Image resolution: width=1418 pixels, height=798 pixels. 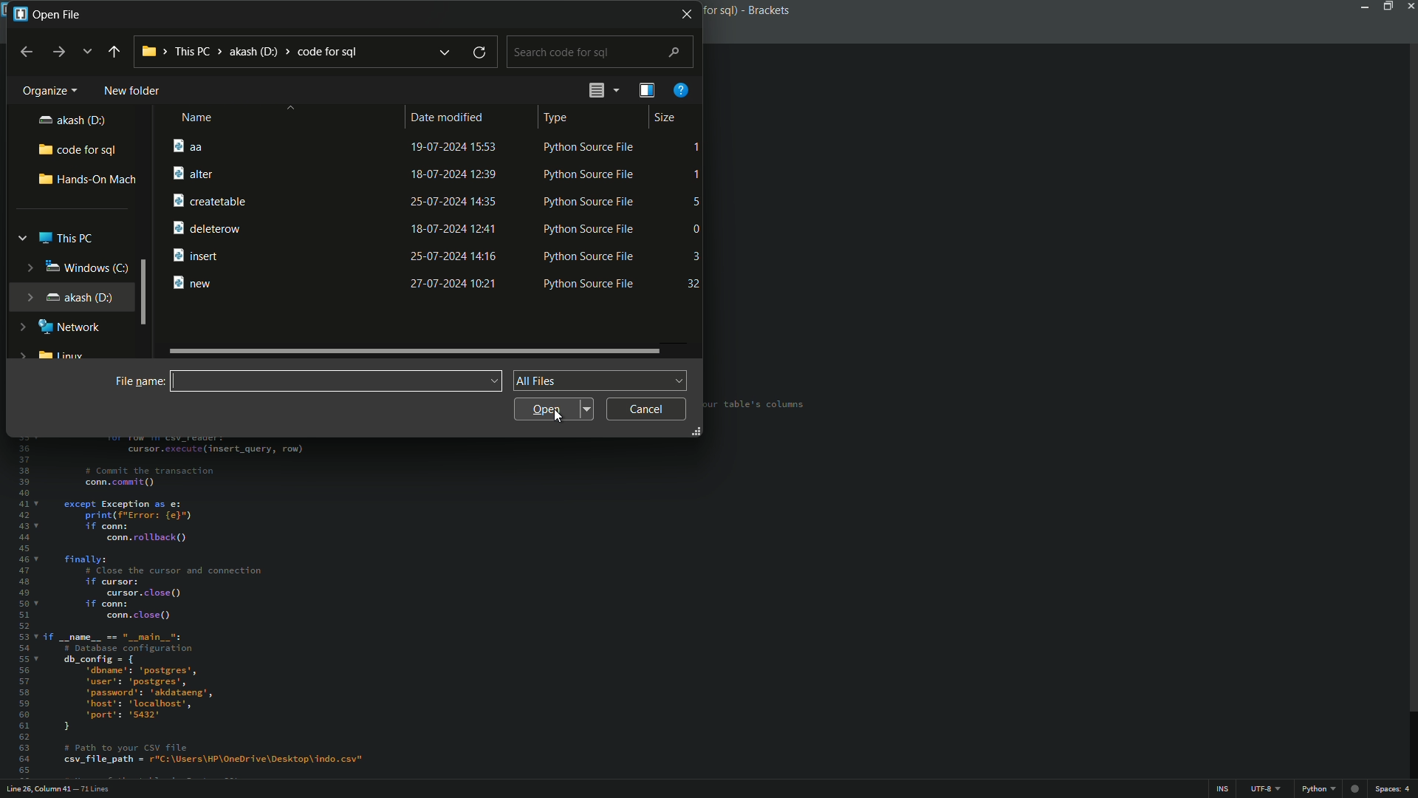 What do you see at coordinates (455, 228) in the screenshot?
I see `18-07-2024 12:41` at bounding box center [455, 228].